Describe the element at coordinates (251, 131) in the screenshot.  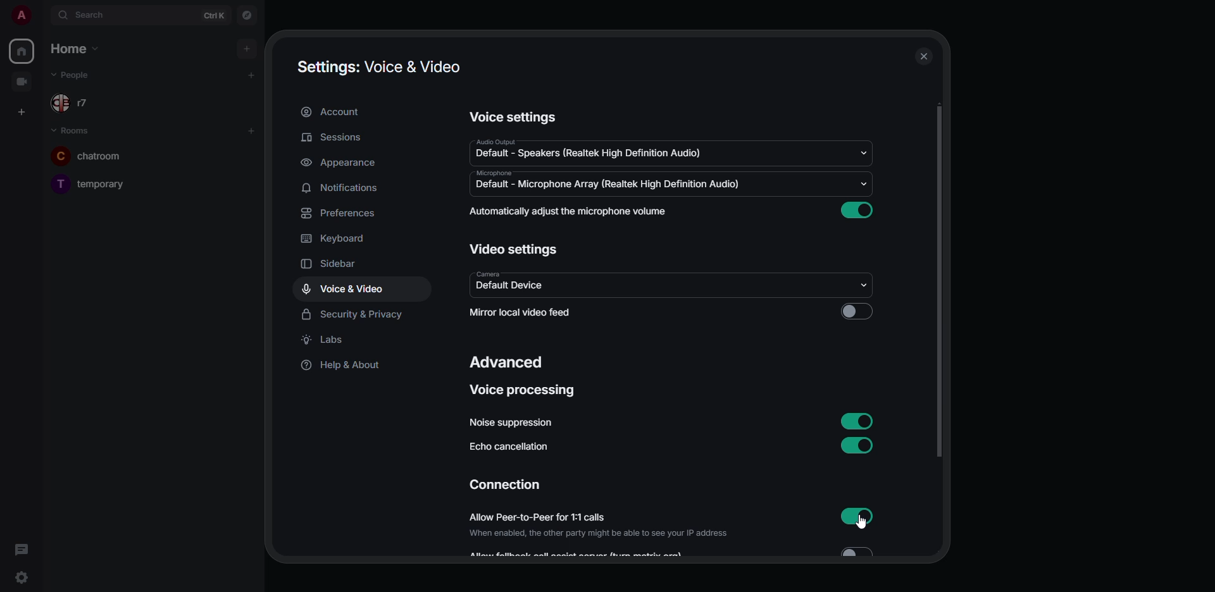
I see `add` at that location.